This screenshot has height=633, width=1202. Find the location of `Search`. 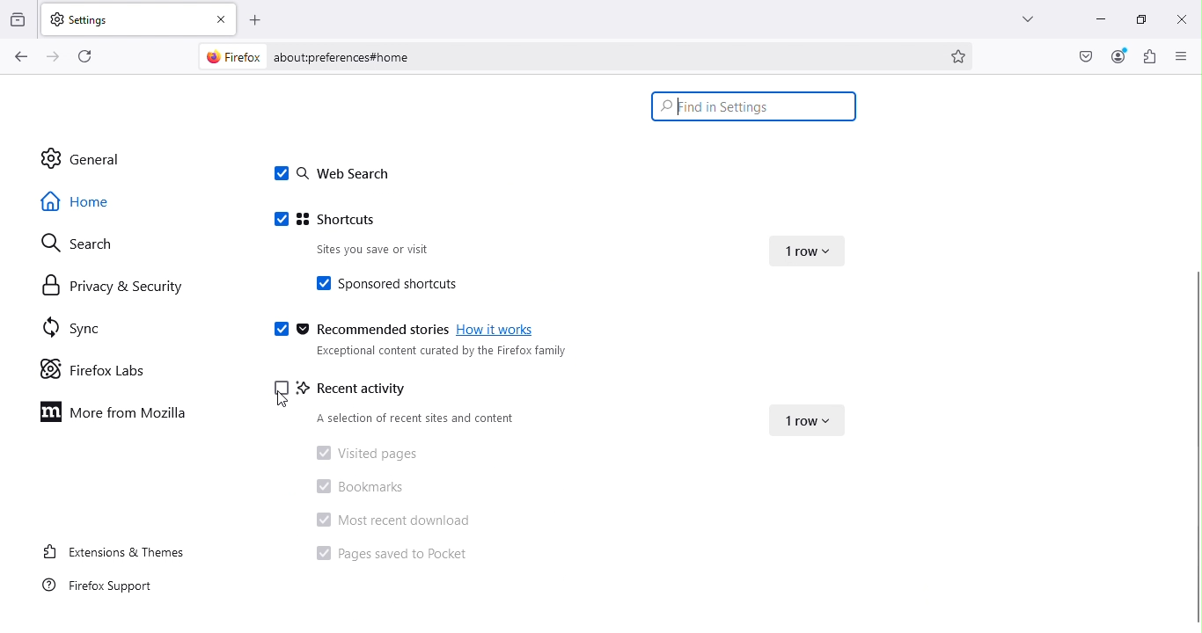

Search is located at coordinates (74, 242).